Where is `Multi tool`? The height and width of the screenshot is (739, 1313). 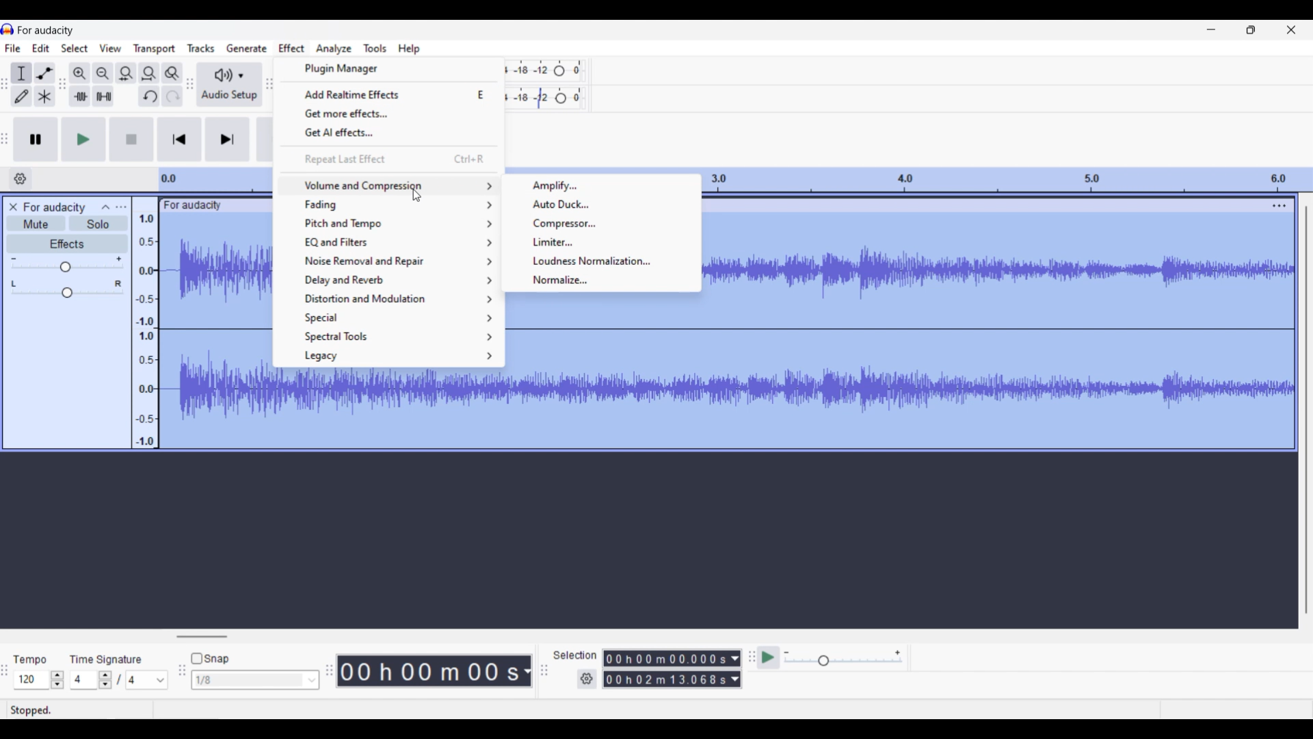 Multi tool is located at coordinates (44, 96).